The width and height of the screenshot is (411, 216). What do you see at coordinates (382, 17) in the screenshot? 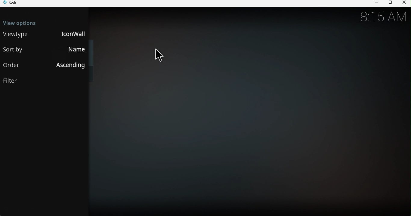
I see `8:15 am` at bounding box center [382, 17].